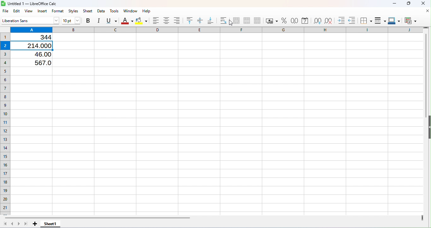 Image resolution: width=431 pixels, height=228 pixels. What do you see at coordinates (35, 224) in the screenshot?
I see `Add new sheet` at bounding box center [35, 224].